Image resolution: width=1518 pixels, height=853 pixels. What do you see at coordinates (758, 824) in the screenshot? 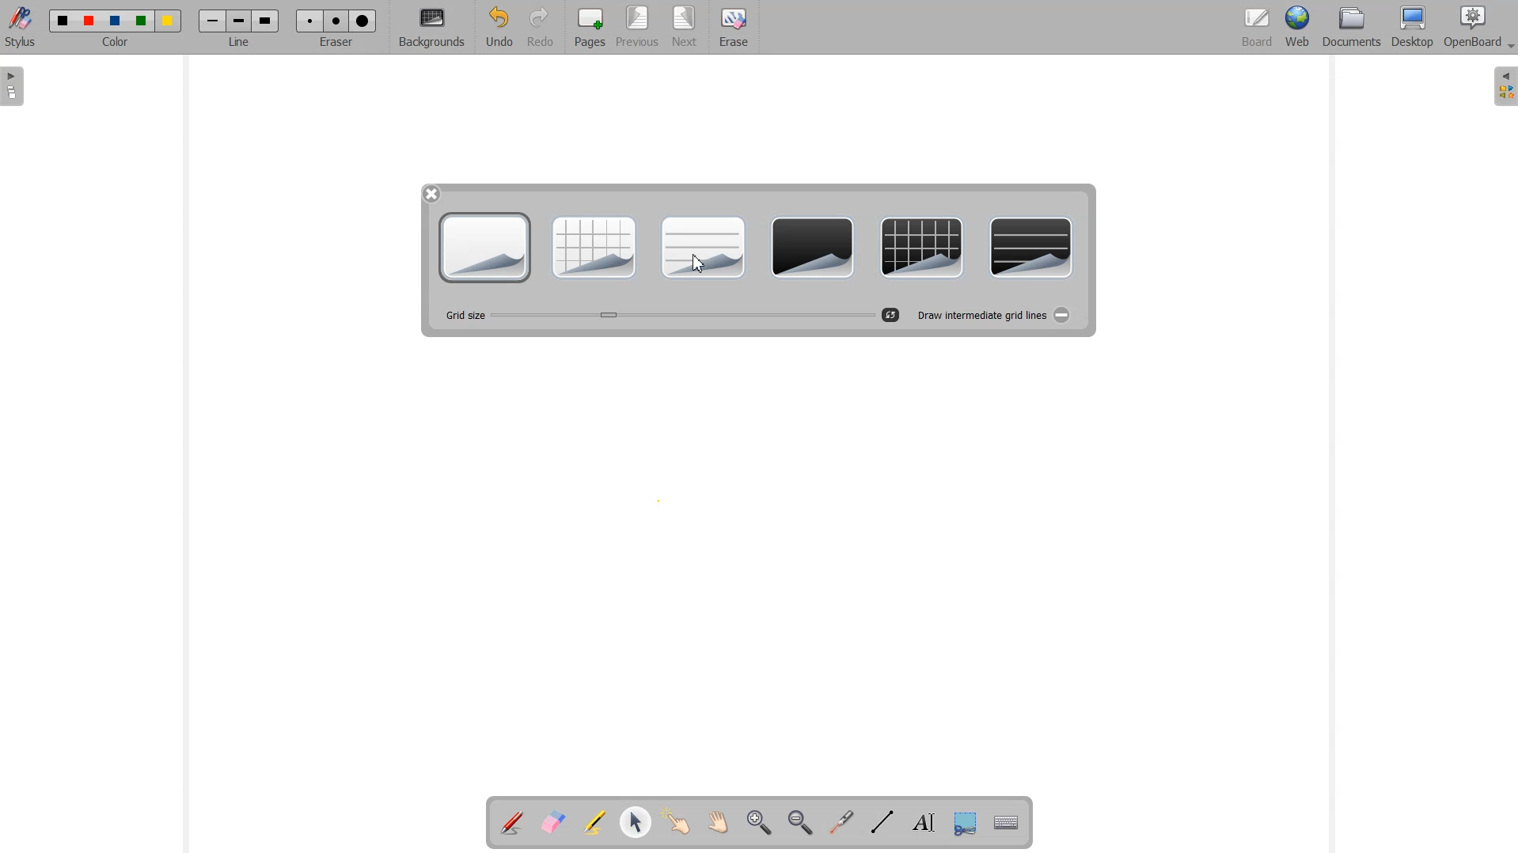
I see `Zoom In` at bounding box center [758, 824].